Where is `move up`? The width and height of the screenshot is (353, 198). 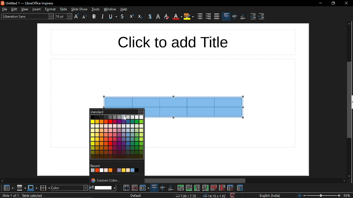 move up is located at coordinates (349, 24).